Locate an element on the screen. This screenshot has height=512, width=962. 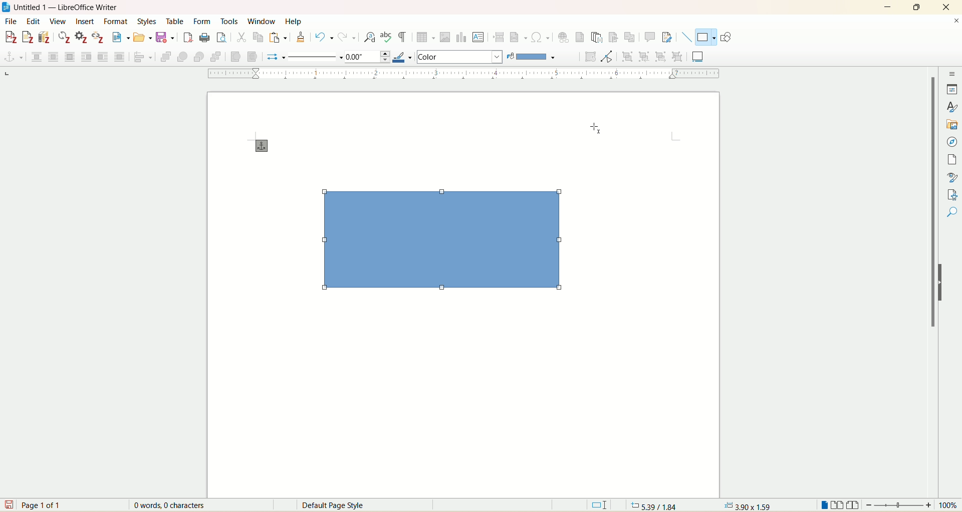
bring to front is located at coordinates (167, 57).